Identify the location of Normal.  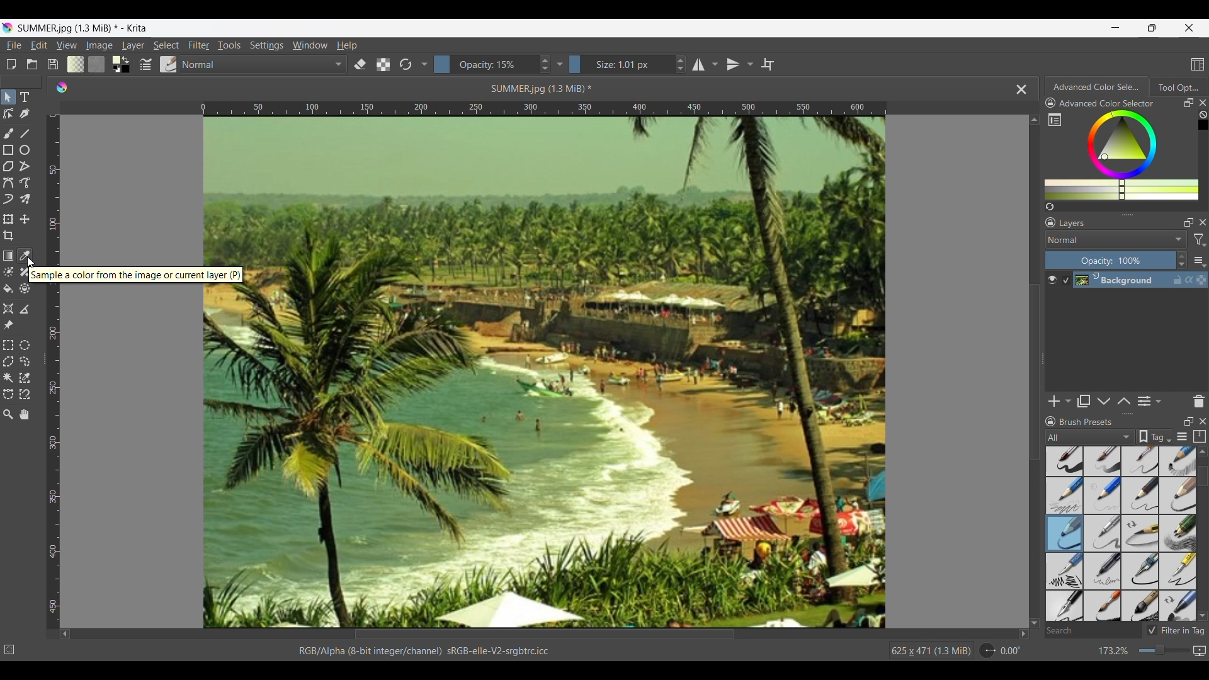
(264, 64).